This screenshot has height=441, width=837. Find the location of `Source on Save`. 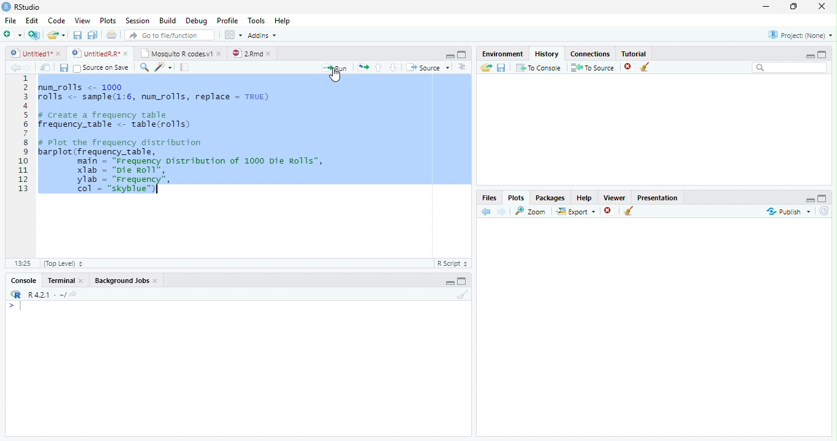

Source on Save is located at coordinates (101, 68).